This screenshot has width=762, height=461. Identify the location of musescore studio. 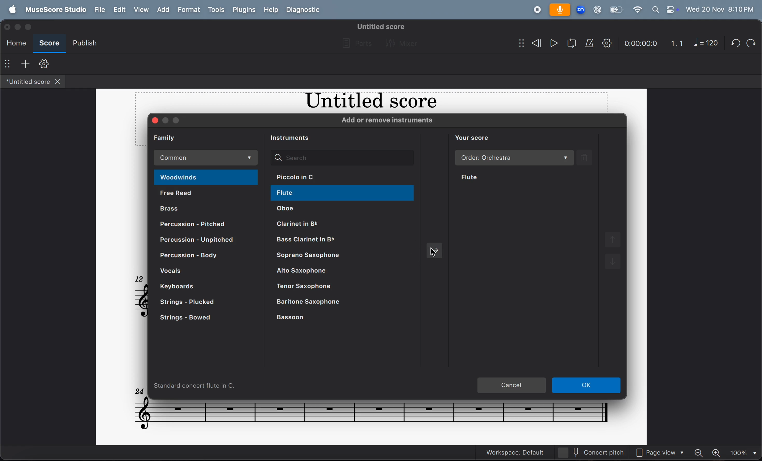
(54, 9).